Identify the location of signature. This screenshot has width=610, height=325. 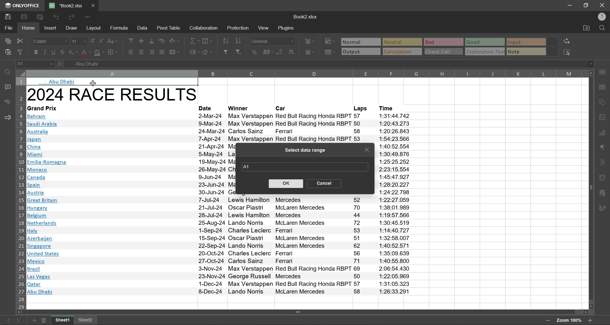
(601, 209).